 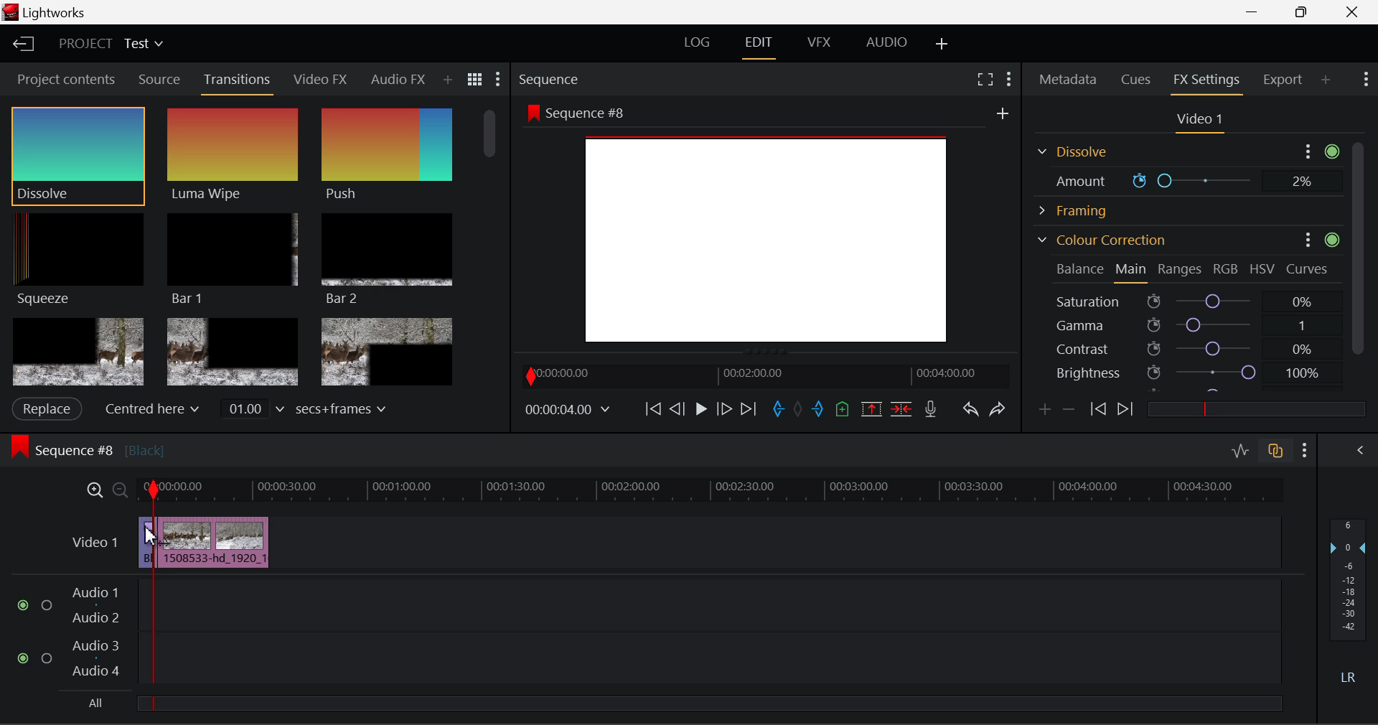 I want to click on Balance Section, so click(x=1080, y=268).